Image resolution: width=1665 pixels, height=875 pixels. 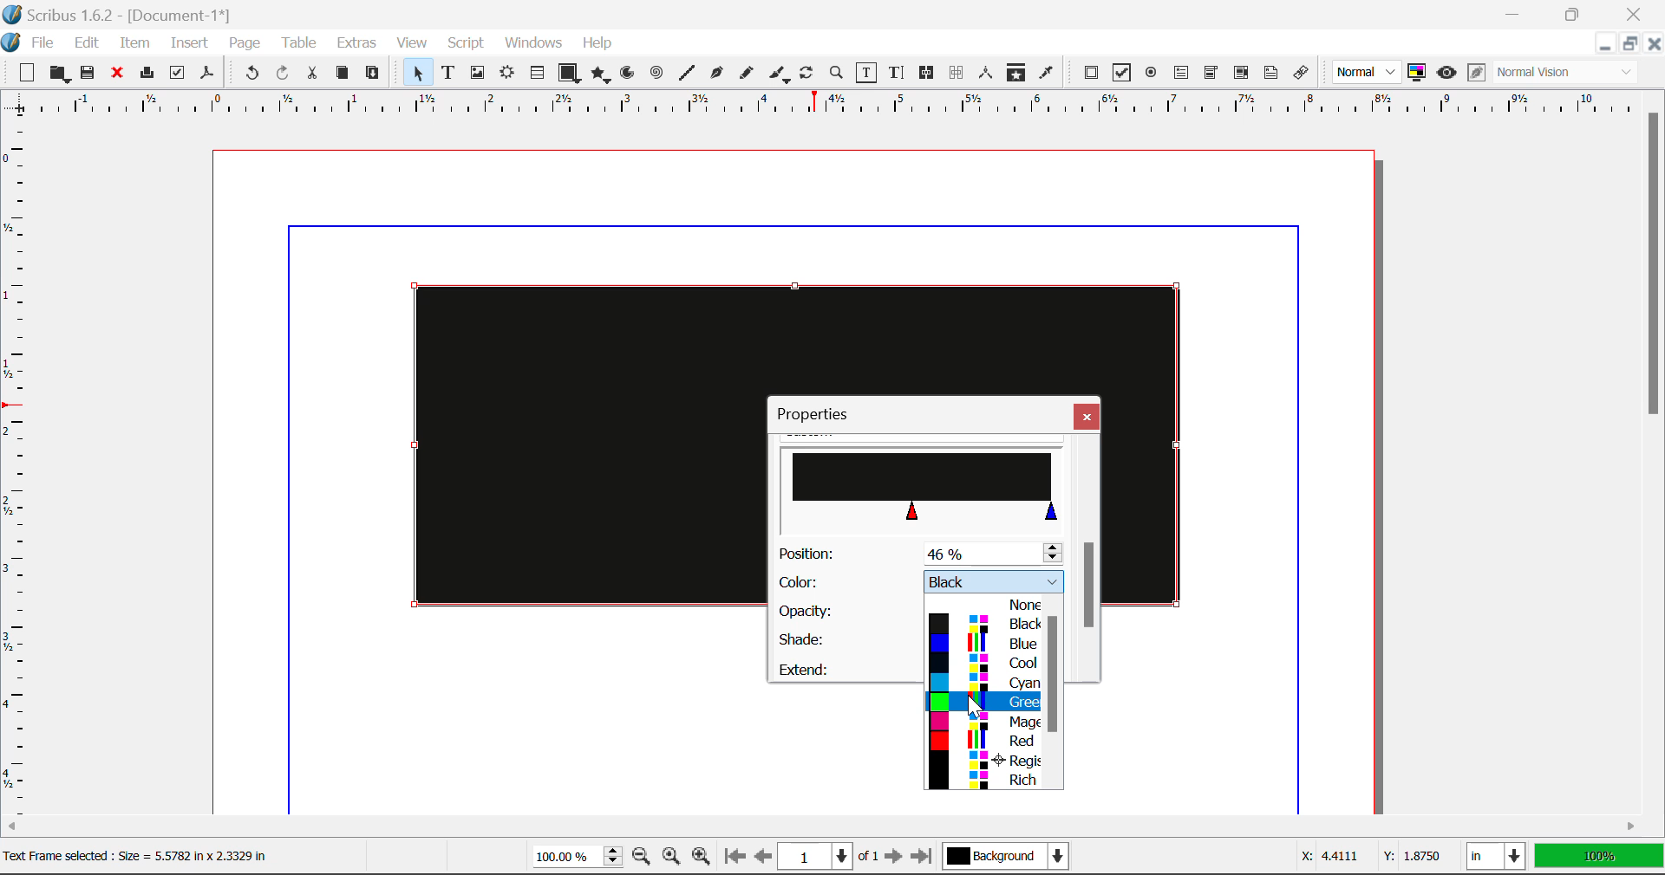 What do you see at coordinates (251, 75) in the screenshot?
I see `Undo` at bounding box center [251, 75].